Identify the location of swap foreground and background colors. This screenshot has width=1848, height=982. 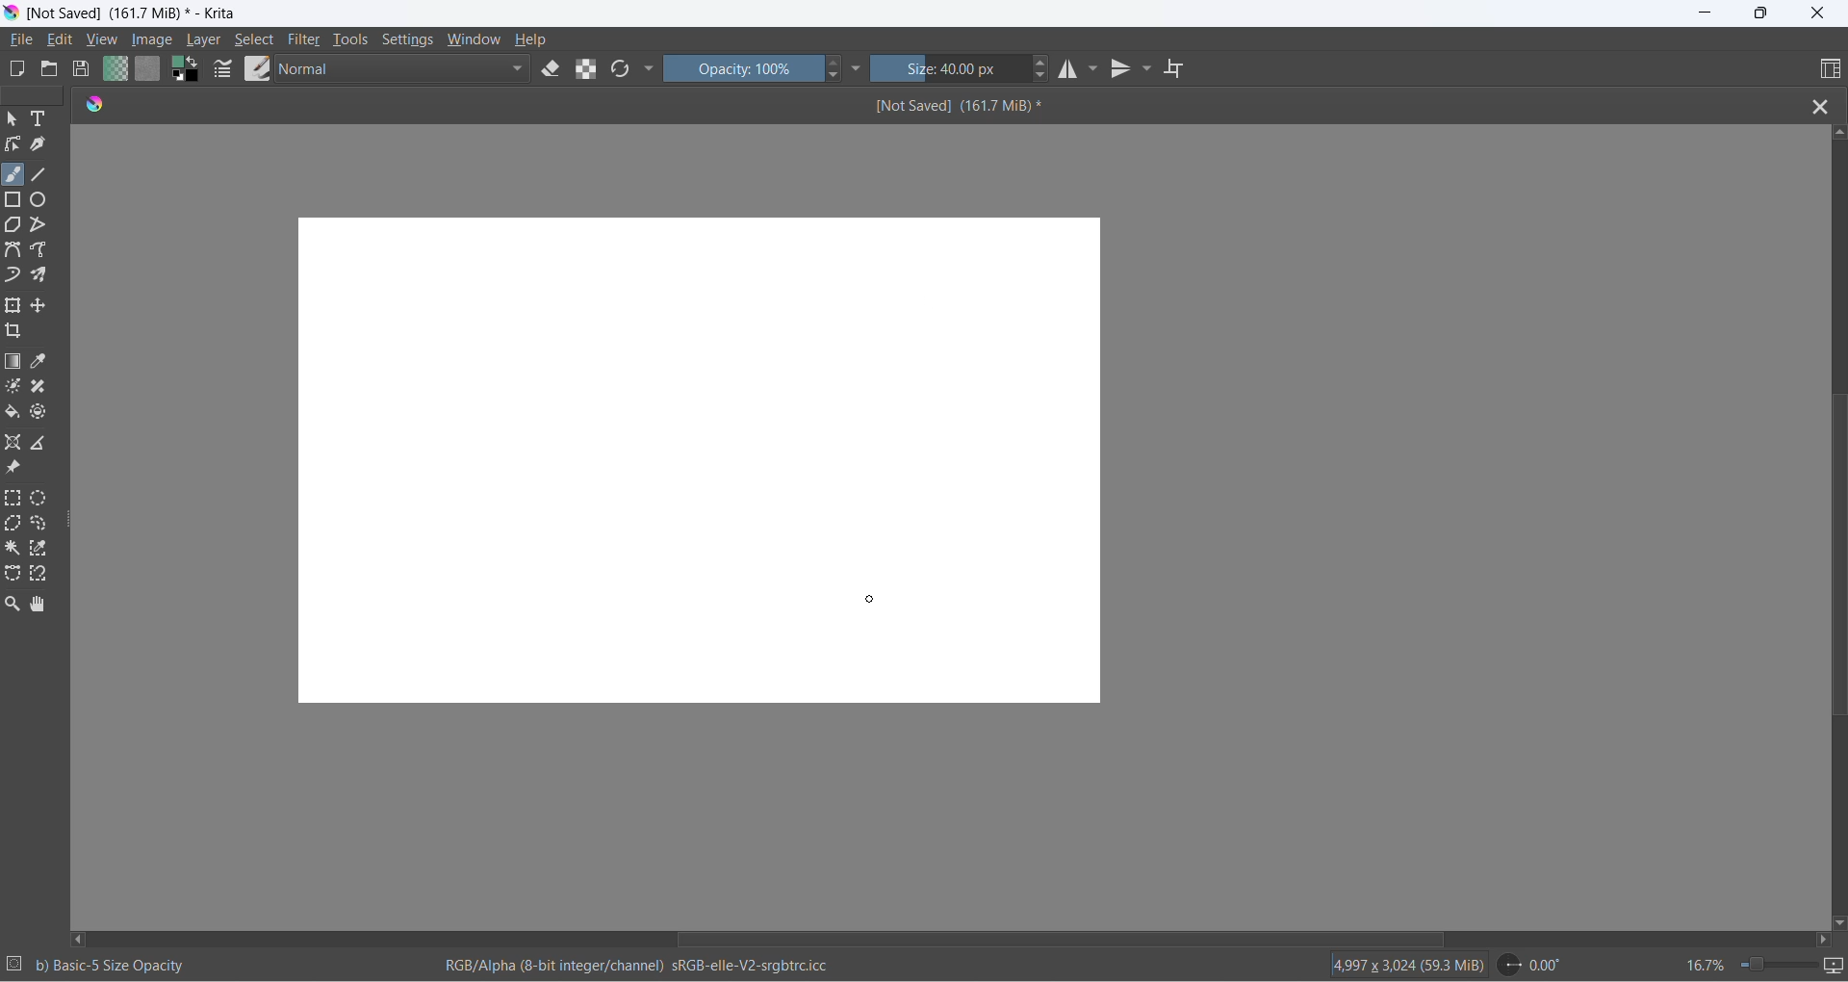
(190, 73).